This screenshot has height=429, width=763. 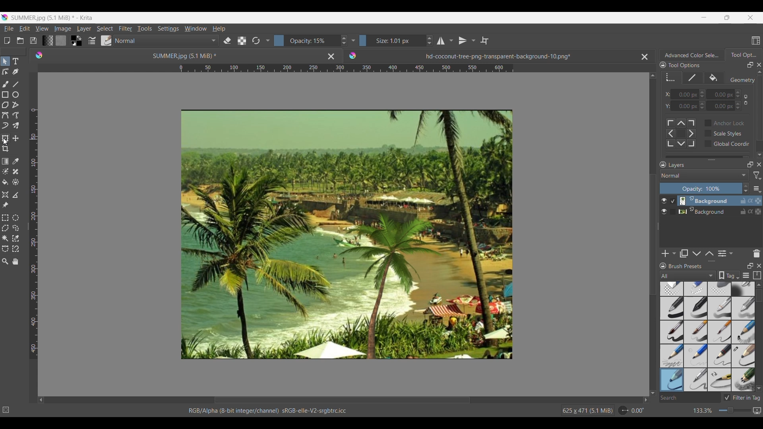 I want to click on hd-coconut-tree-png-transparent-background-10.png*, so click(x=480, y=54).